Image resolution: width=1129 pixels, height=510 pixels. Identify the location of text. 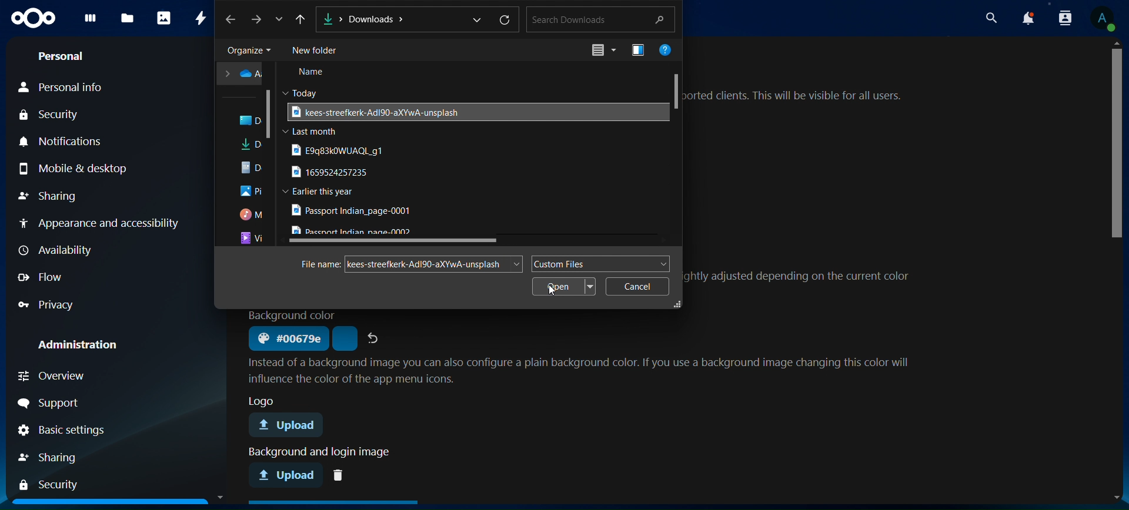
(803, 279).